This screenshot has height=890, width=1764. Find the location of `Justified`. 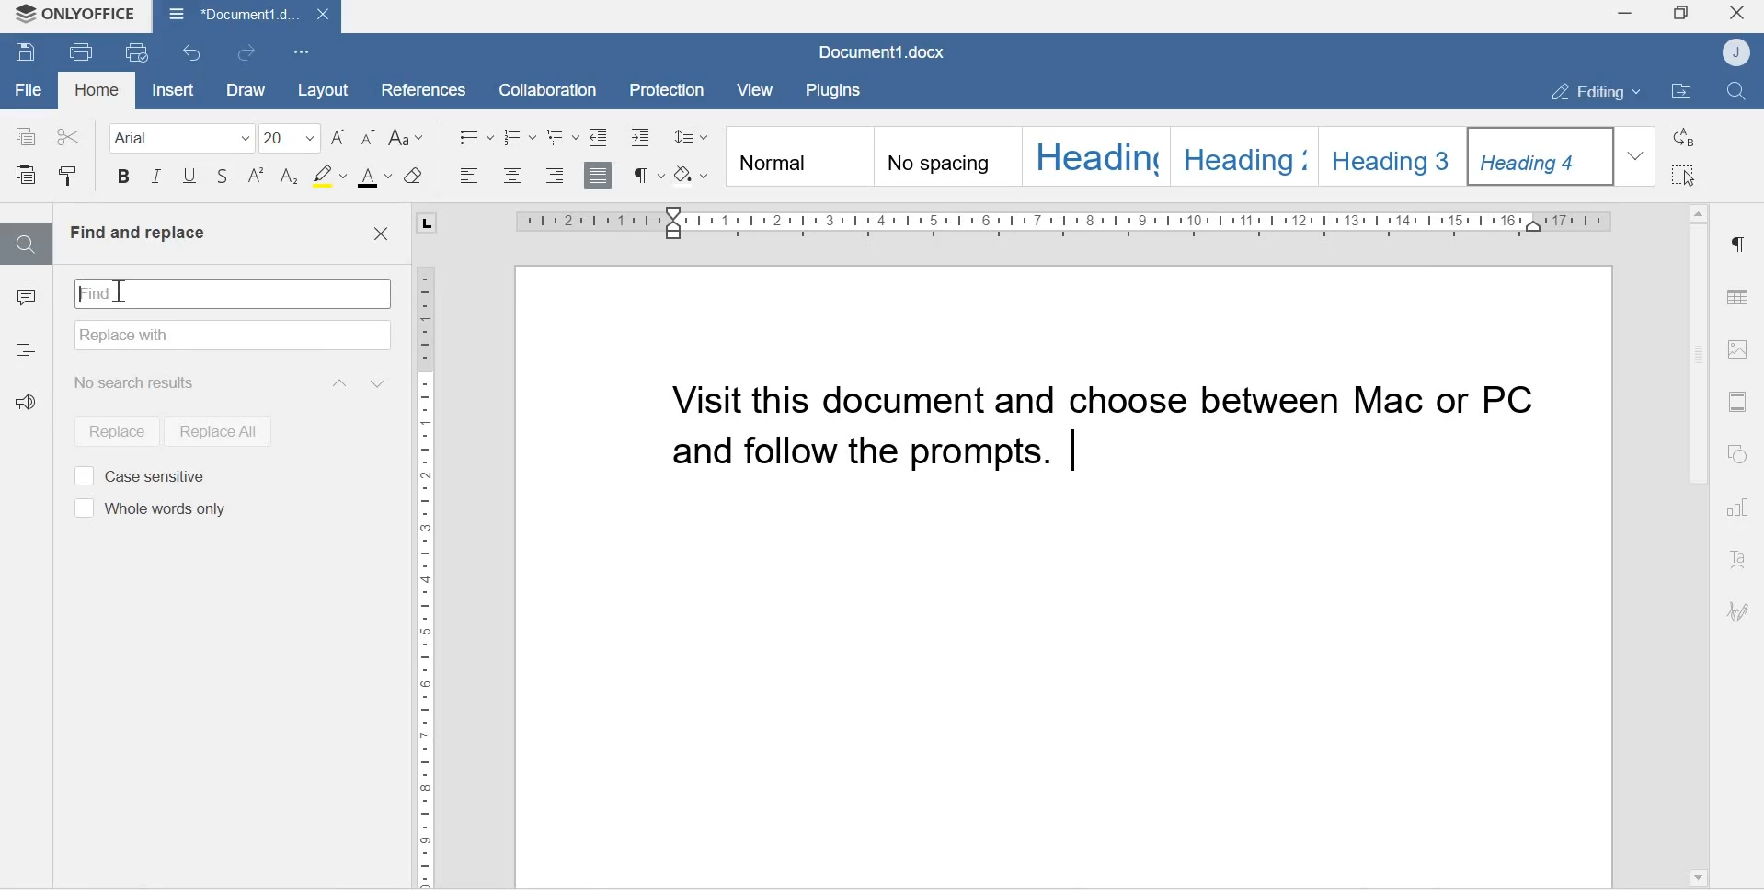

Justified is located at coordinates (599, 174).